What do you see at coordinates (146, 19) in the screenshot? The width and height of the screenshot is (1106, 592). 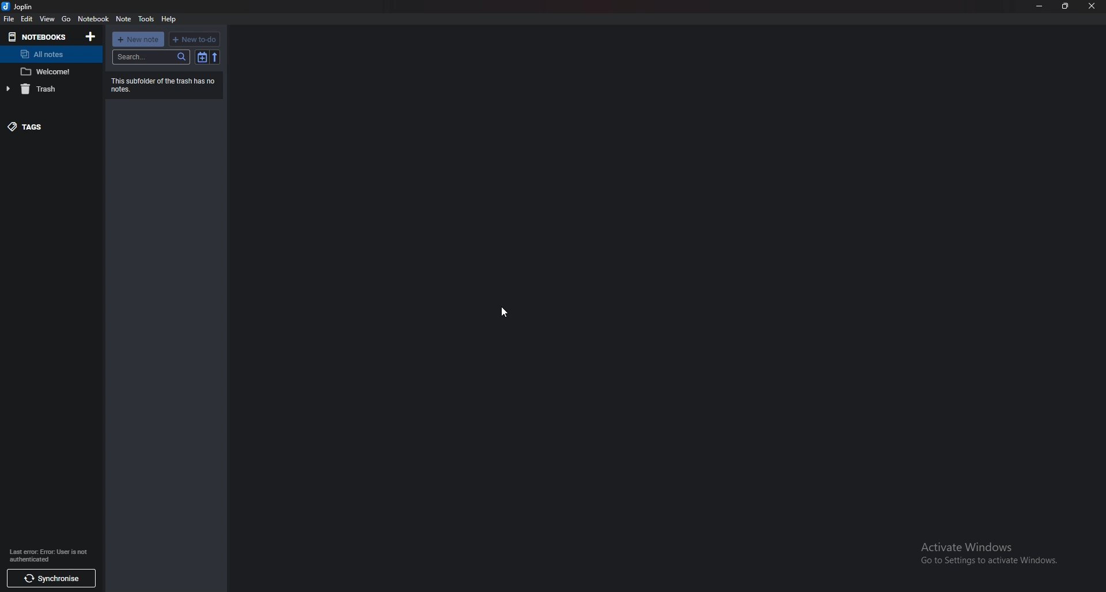 I see `tools` at bounding box center [146, 19].